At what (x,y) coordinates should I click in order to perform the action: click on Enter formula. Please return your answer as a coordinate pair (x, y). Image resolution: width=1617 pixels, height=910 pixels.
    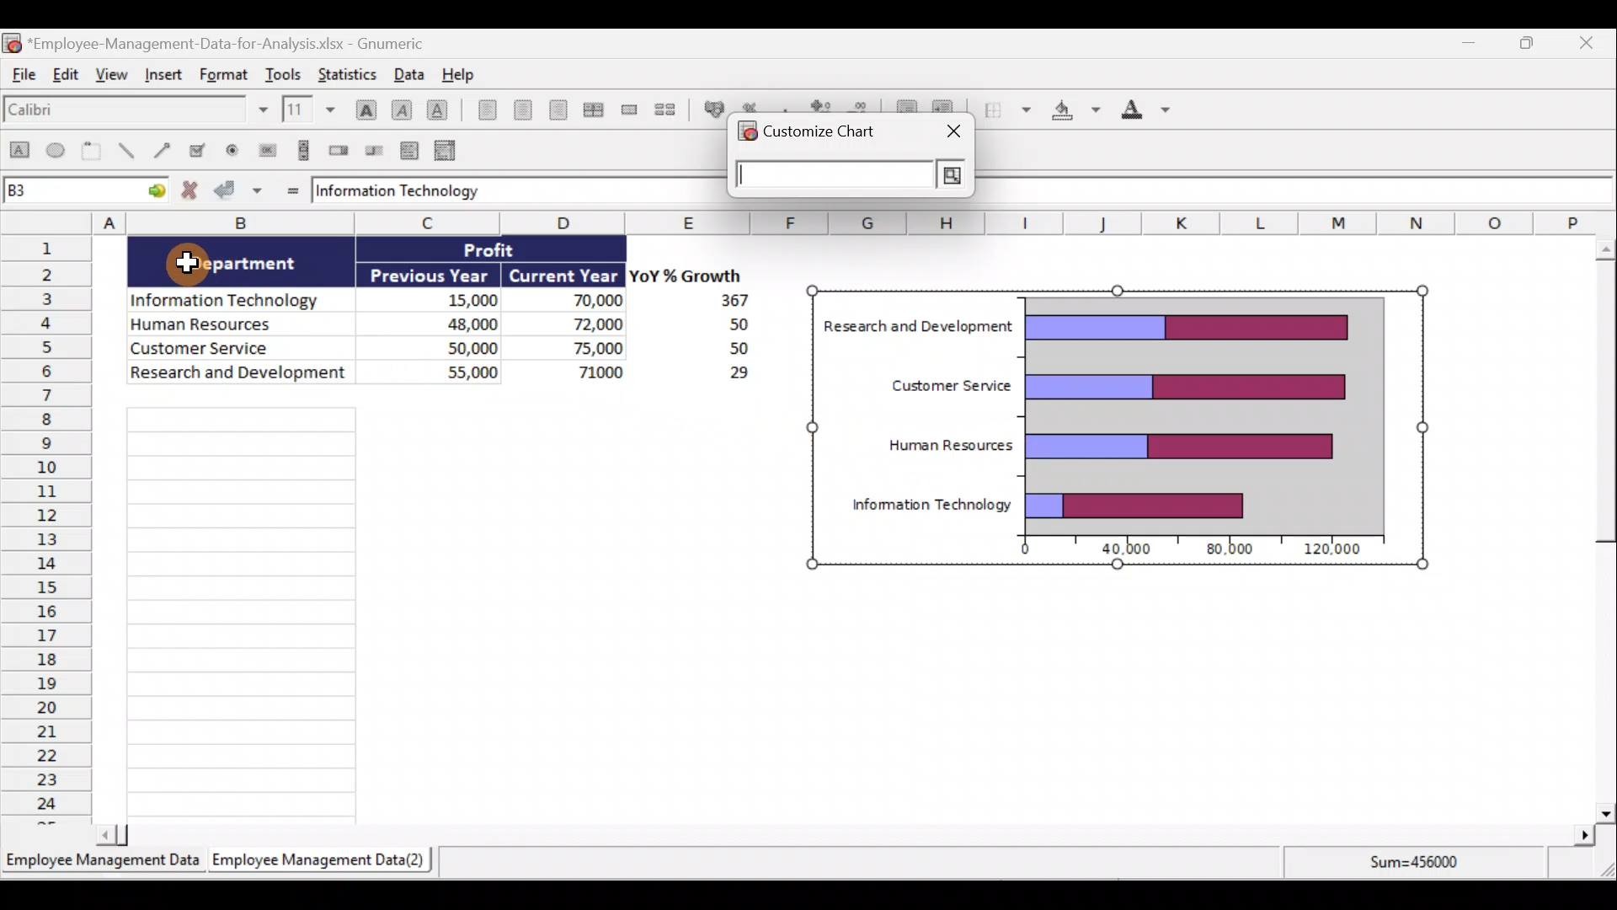
    Looking at the image, I should click on (292, 190).